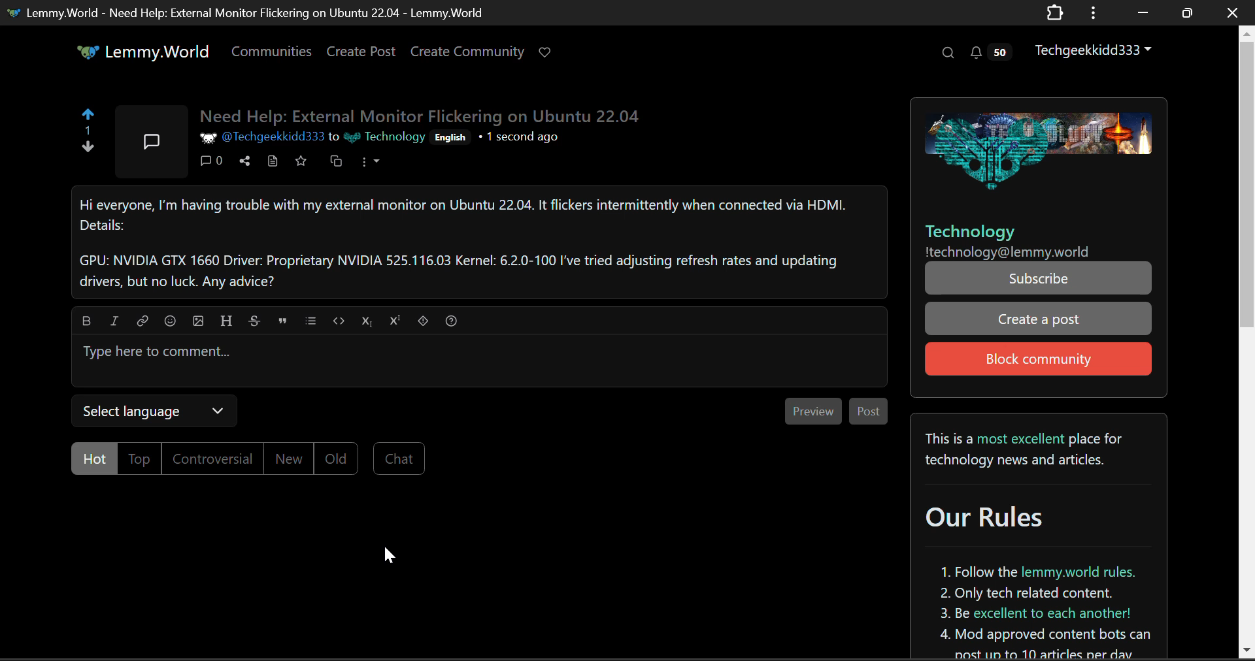  What do you see at coordinates (423, 320) in the screenshot?
I see `Spoiler` at bounding box center [423, 320].